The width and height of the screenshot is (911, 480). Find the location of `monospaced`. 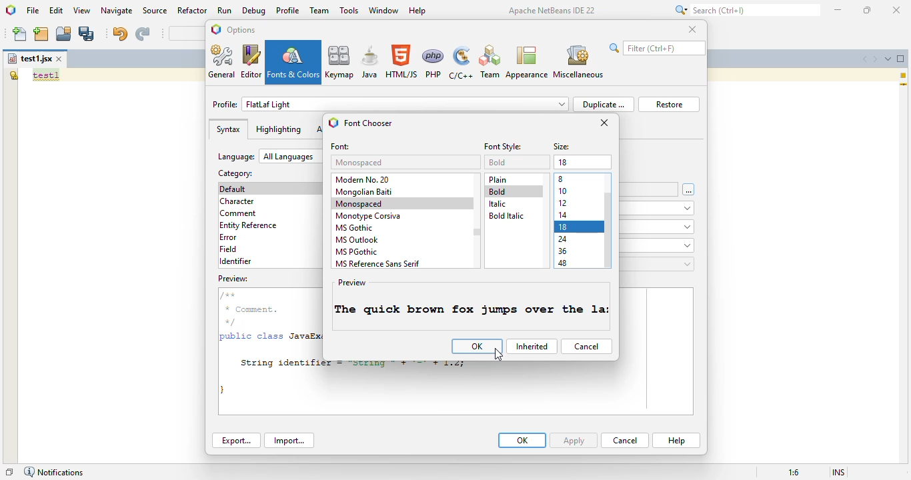

monospaced is located at coordinates (359, 203).